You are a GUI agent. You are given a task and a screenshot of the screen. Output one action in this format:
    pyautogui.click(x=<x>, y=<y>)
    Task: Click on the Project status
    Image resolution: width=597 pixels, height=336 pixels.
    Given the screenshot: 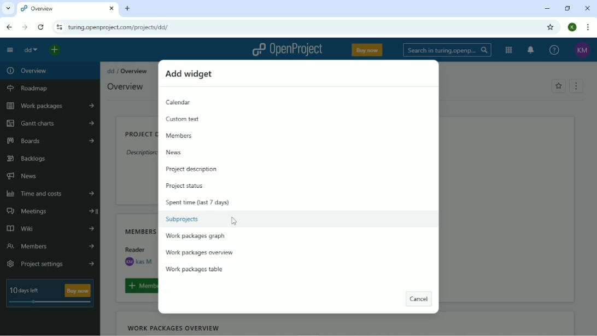 What is the action you would take?
    pyautogui.click(x=185, y=186)
    